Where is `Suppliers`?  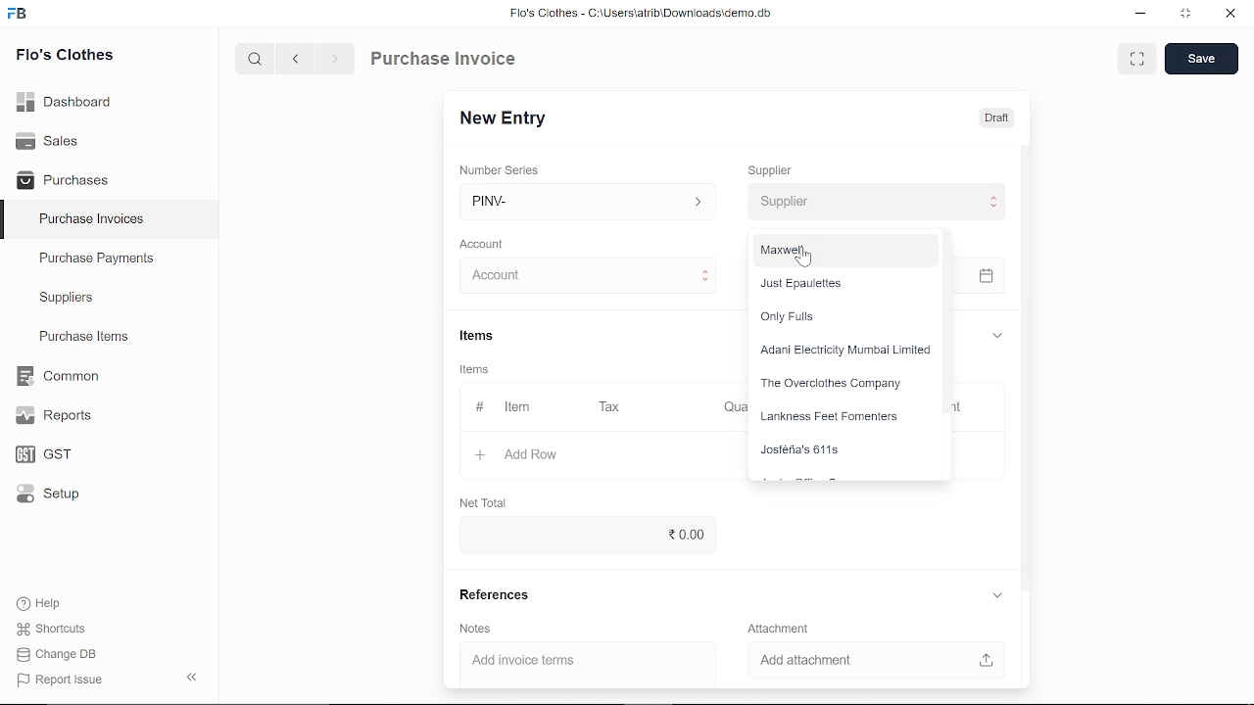 Suppliers is located at coordinates (67, 298).